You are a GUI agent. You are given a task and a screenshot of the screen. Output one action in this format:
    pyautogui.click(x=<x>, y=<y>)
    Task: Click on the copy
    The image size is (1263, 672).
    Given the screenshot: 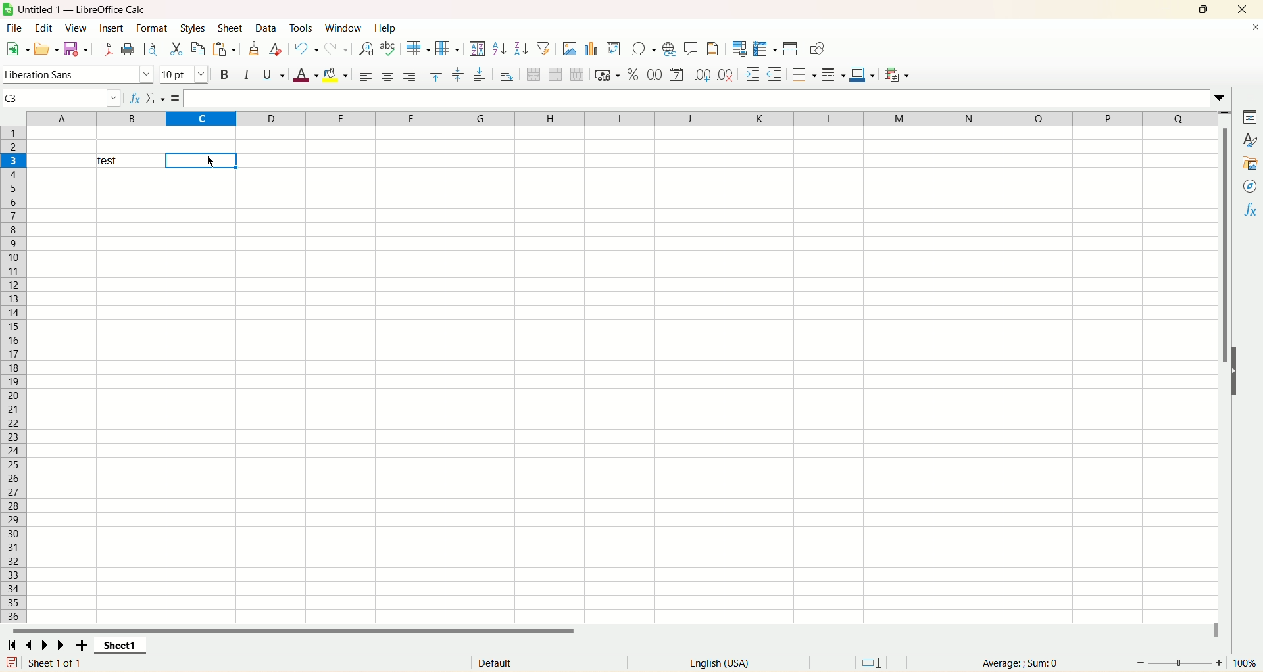 What is the action you would take?
    pyautogui.click(x=199, y=49)
    